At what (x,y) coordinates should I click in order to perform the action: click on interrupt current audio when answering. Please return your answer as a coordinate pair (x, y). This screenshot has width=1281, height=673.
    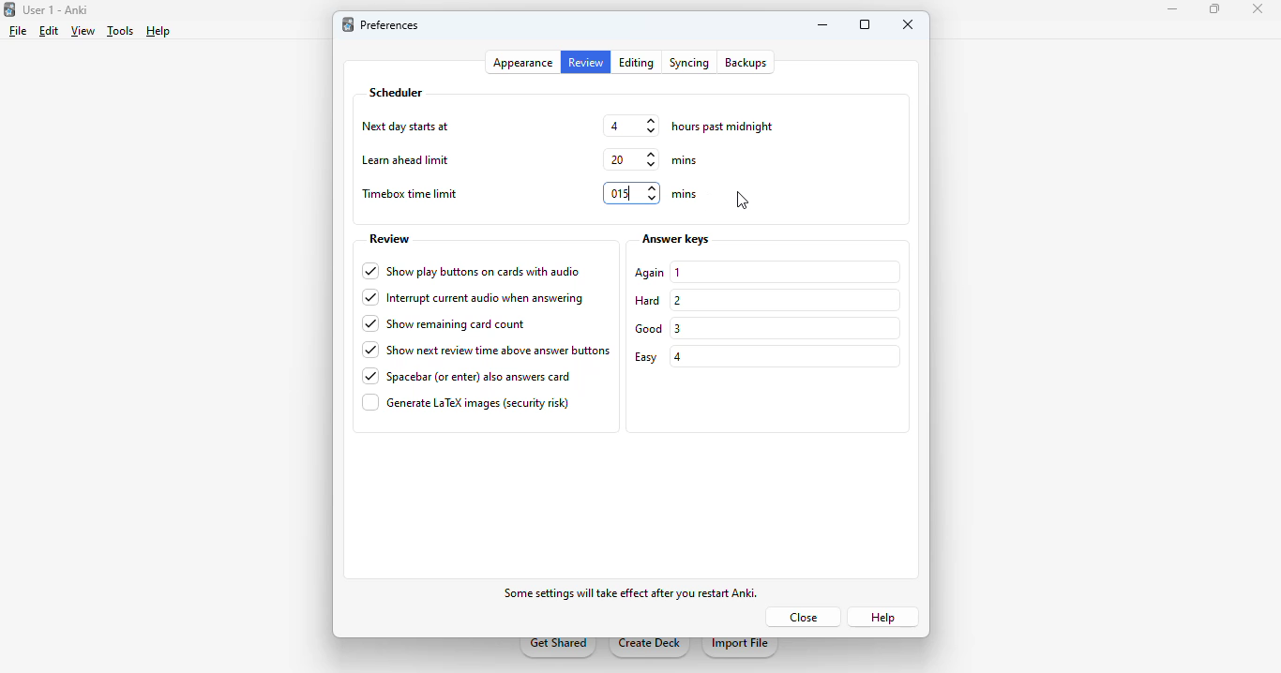
    Looking at the image, I should click on (475, 297).